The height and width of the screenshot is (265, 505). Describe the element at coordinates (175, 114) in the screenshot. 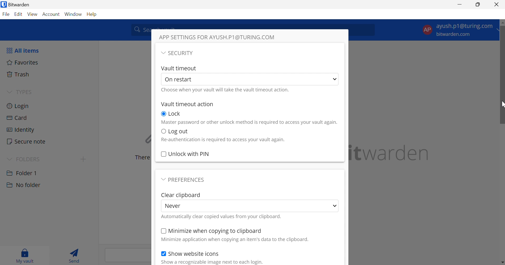

I see `Lock` at that location.